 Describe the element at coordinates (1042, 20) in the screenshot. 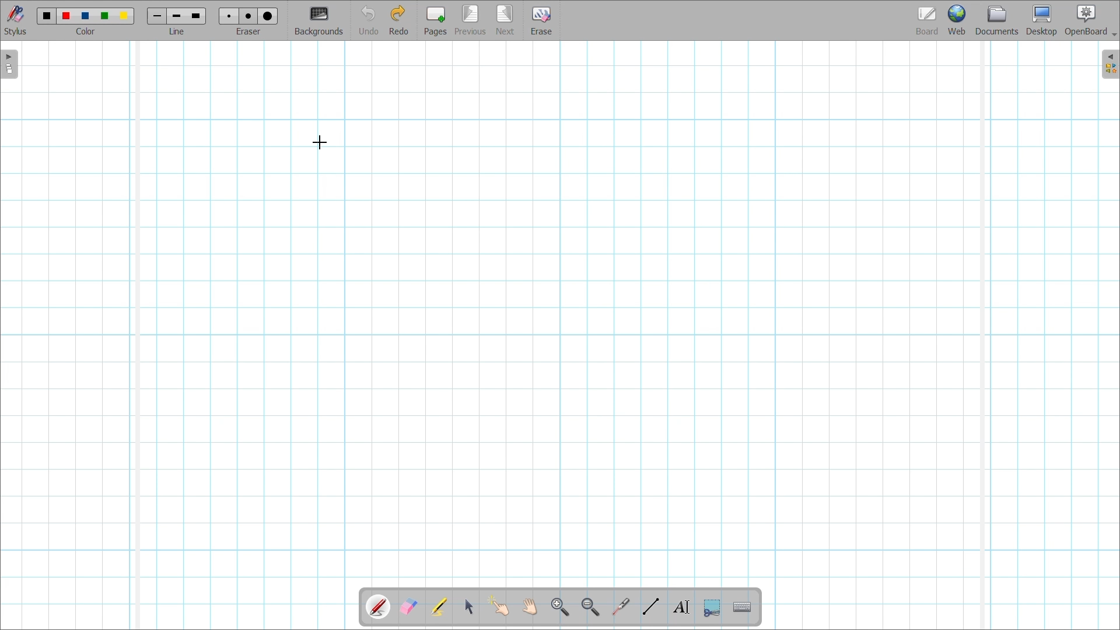

I see `Show desktop` at that location.